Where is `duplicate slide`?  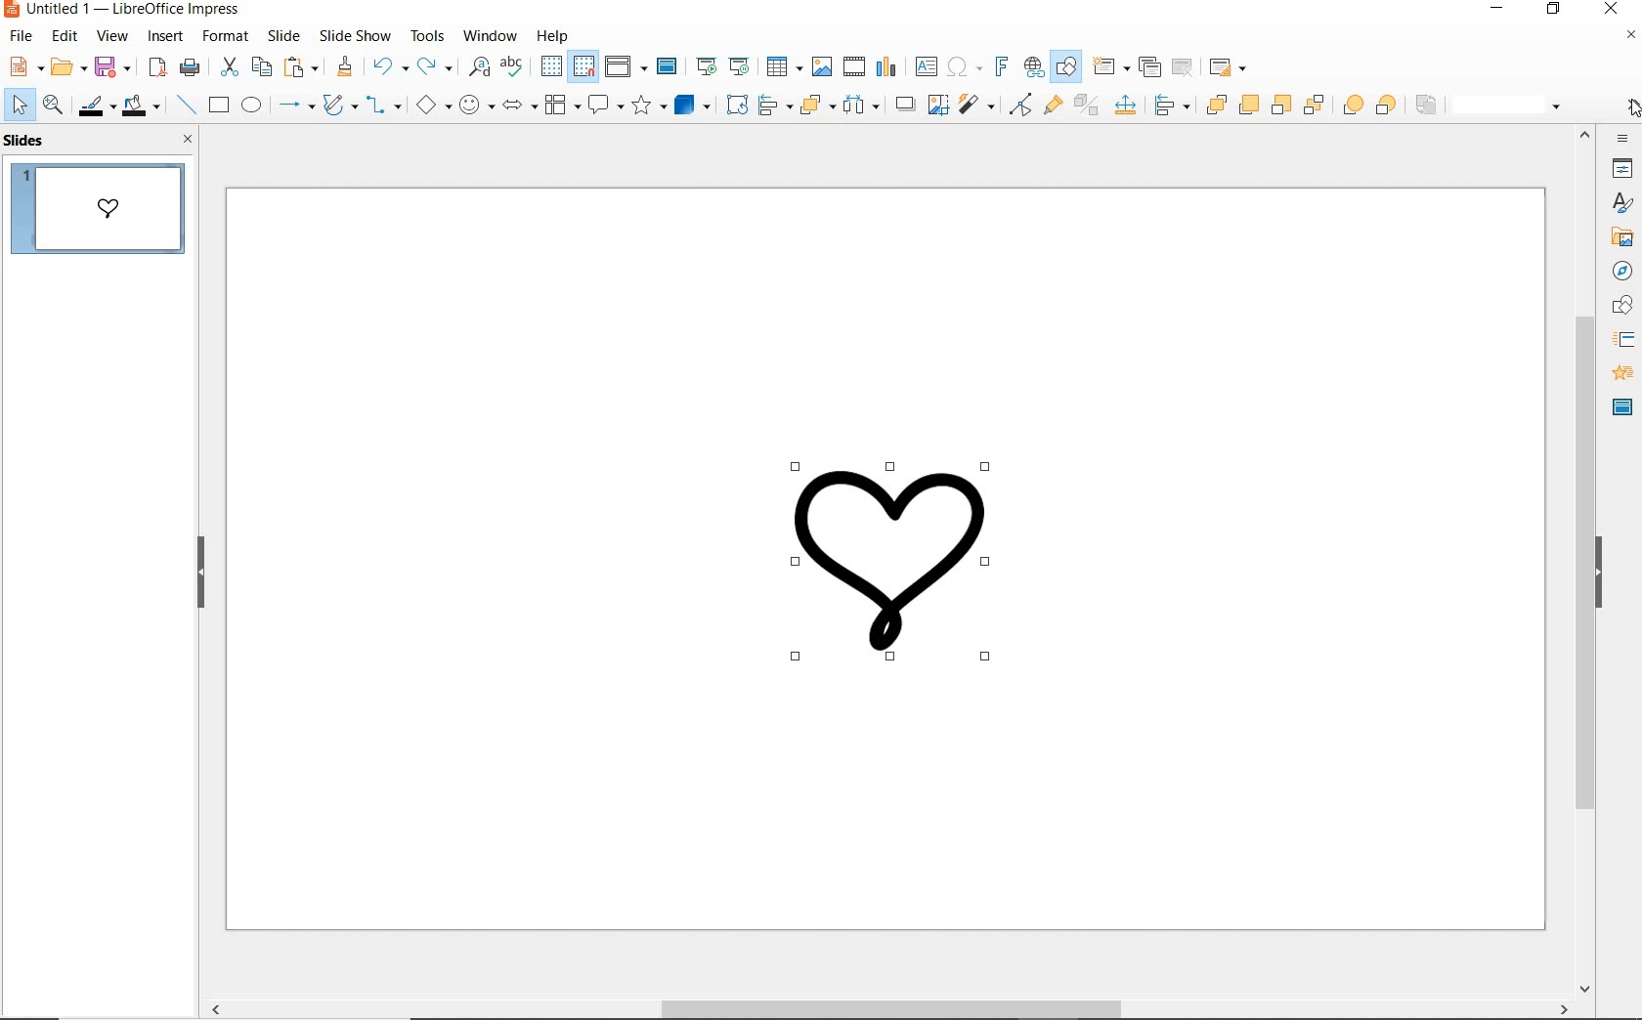
duplicate slide is located at coordinates (1147, 67).